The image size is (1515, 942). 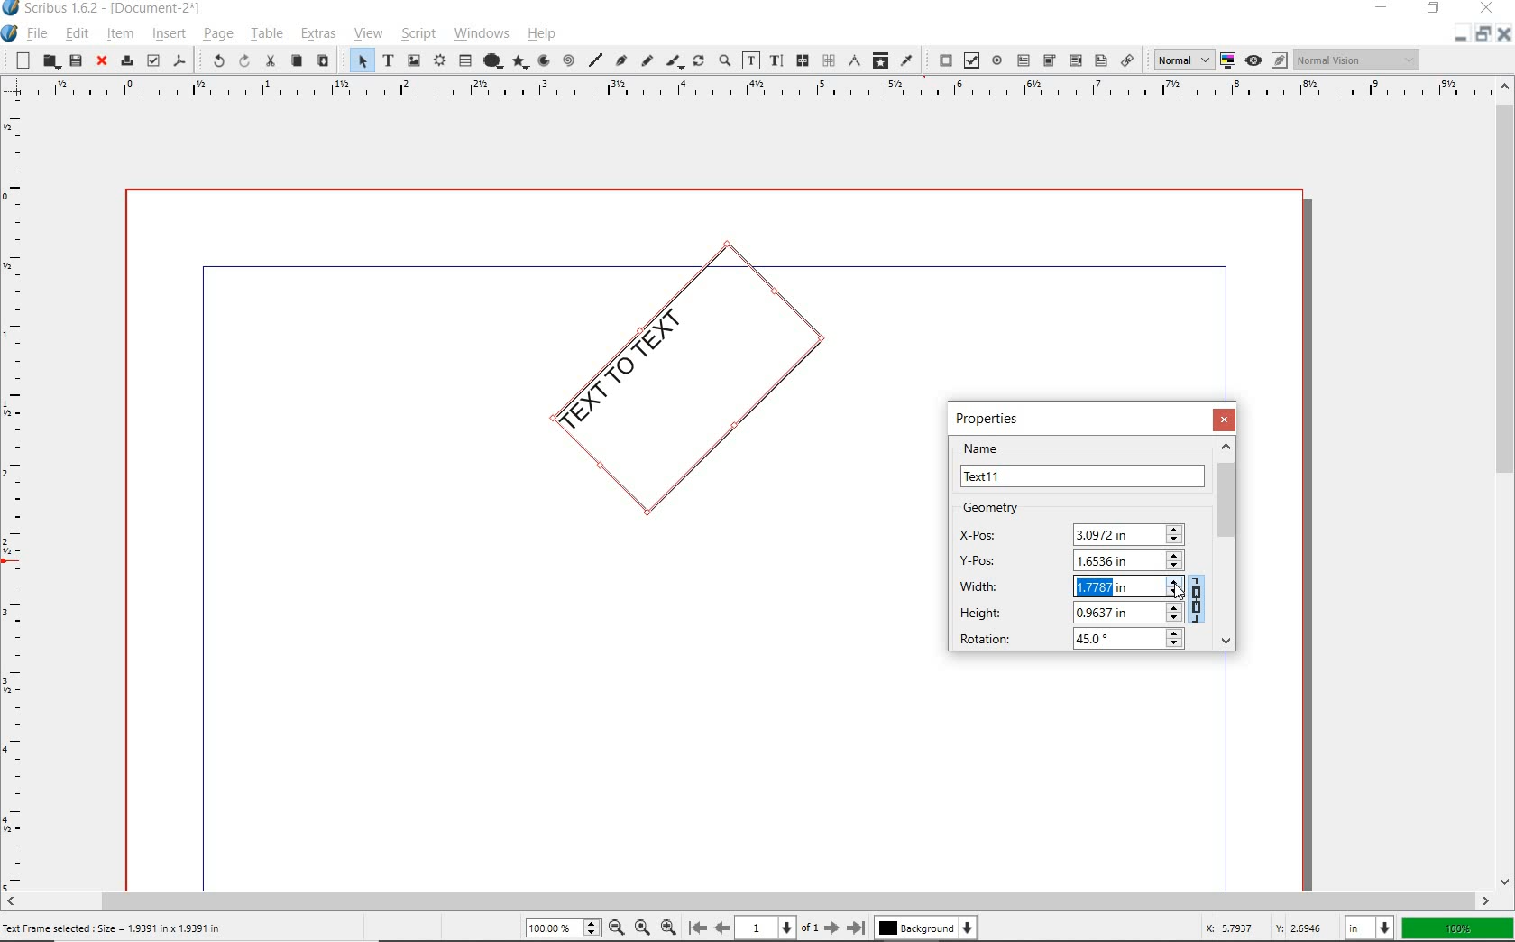 What do you see at coordinates (1063, 587) in the screenshot?
I see `WIDTH` at bounding box center [1063, 587].